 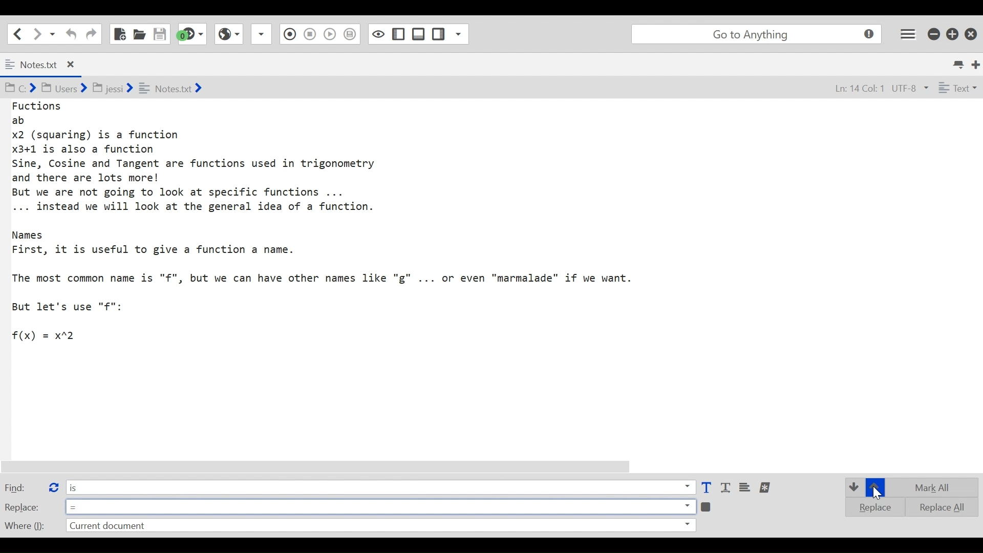 What do you see at coordinates (23, 507) in the screenshot?
I see `Replace` at bounding box center [23, 507].